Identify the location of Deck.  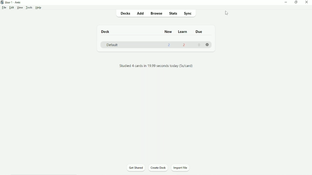
(106, 32).